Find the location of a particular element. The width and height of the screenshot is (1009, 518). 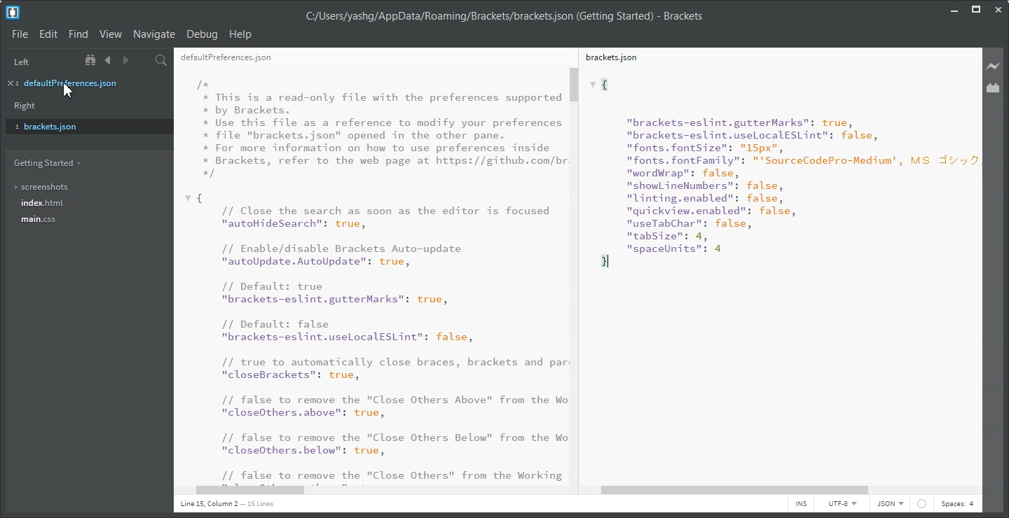

Navigate Backward is located at coordinates (108, 60).